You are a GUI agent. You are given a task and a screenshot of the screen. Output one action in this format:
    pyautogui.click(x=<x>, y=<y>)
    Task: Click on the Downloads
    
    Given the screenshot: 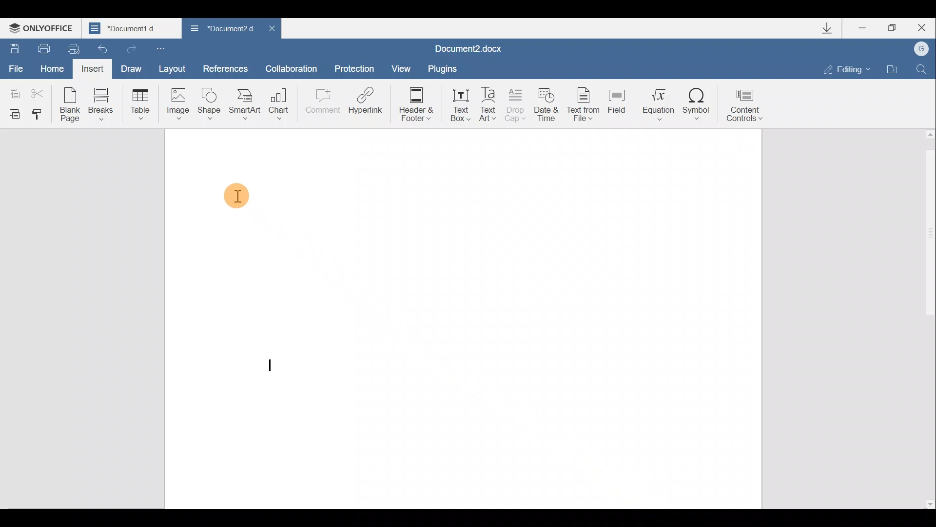 What is the action you would take?
    pyautogui.click(x=833, y=30)
    